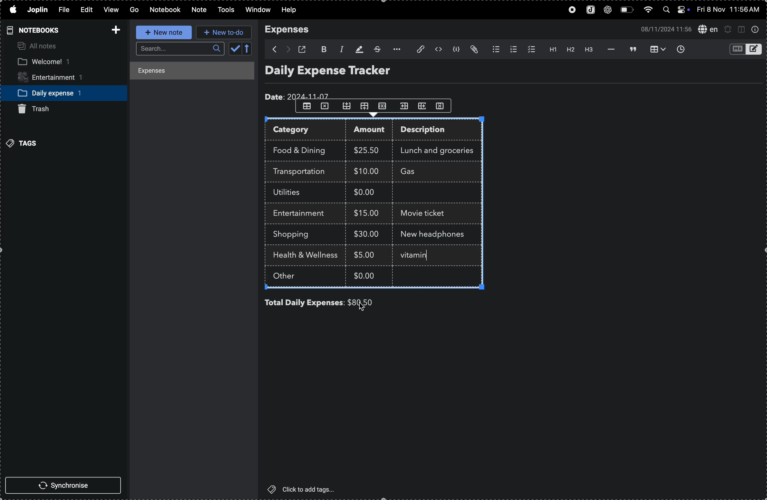  I want to click on $10.00, so click(366, 171).